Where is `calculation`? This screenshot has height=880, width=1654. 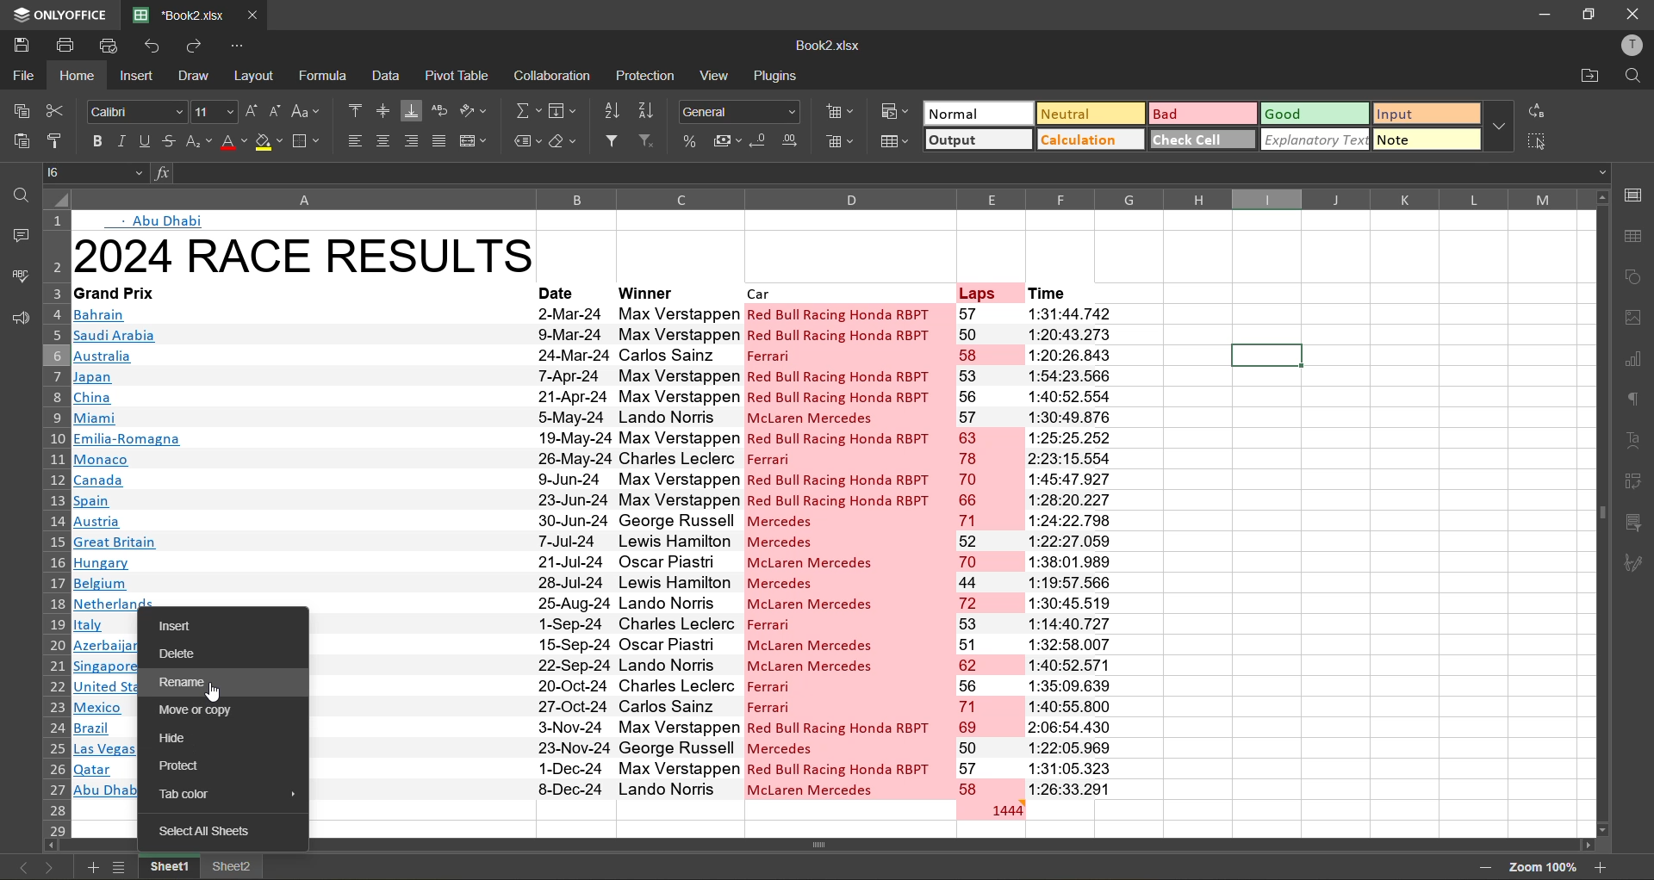
calculation is located at coordinates (1090, 139).